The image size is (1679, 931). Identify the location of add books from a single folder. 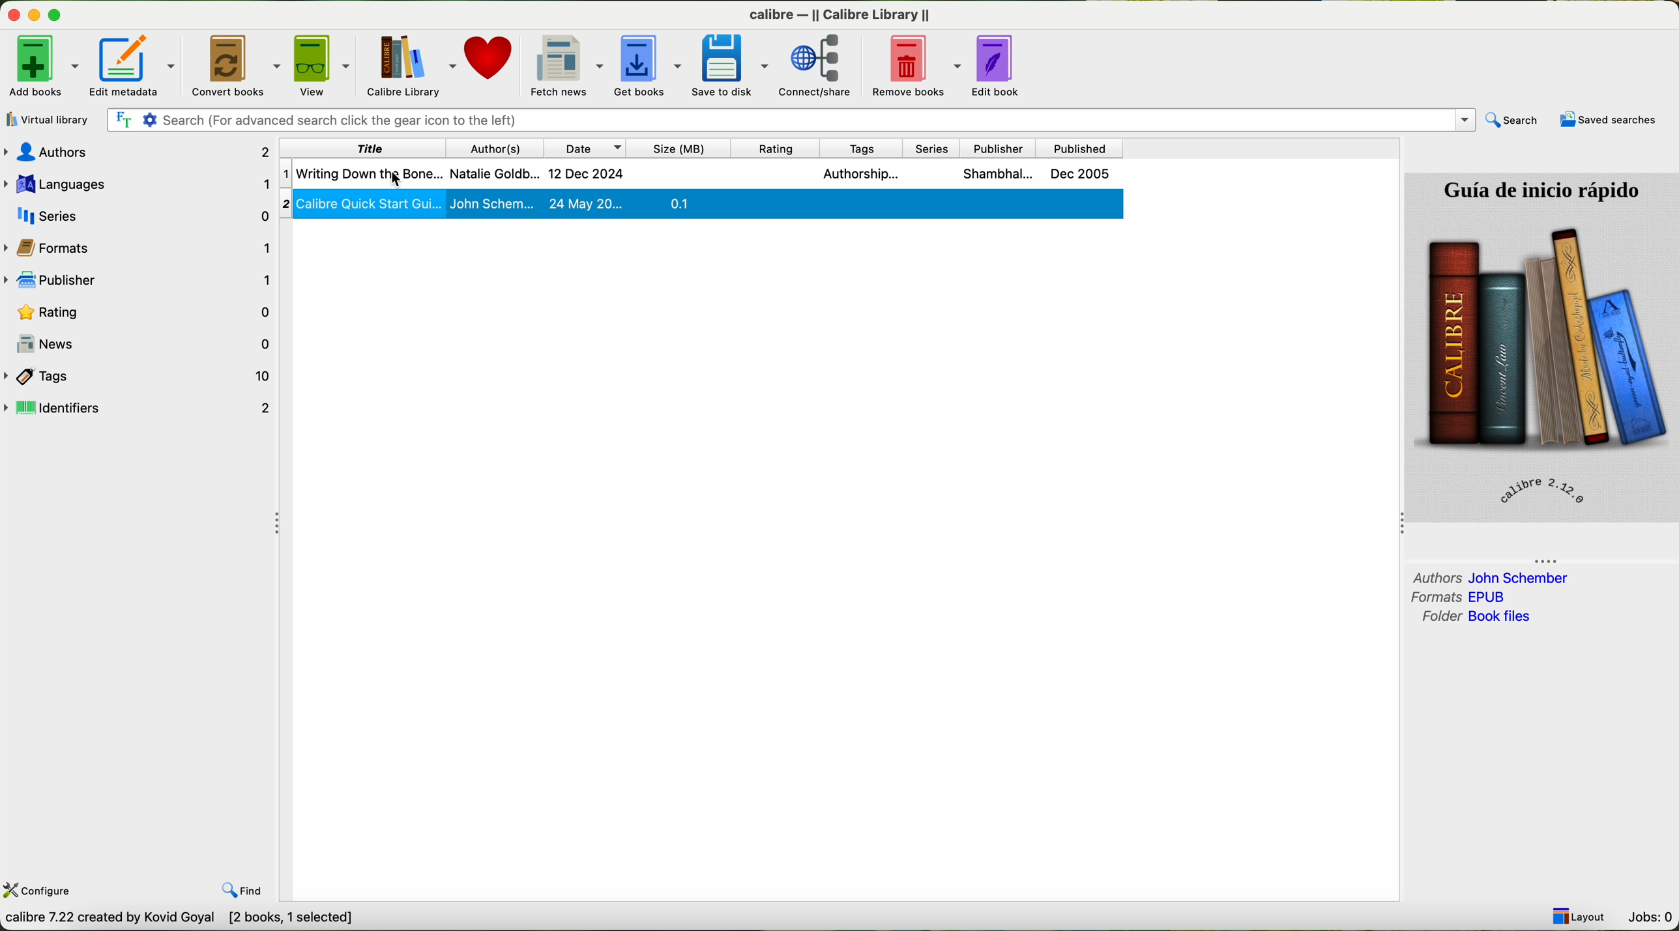
(52, 116).